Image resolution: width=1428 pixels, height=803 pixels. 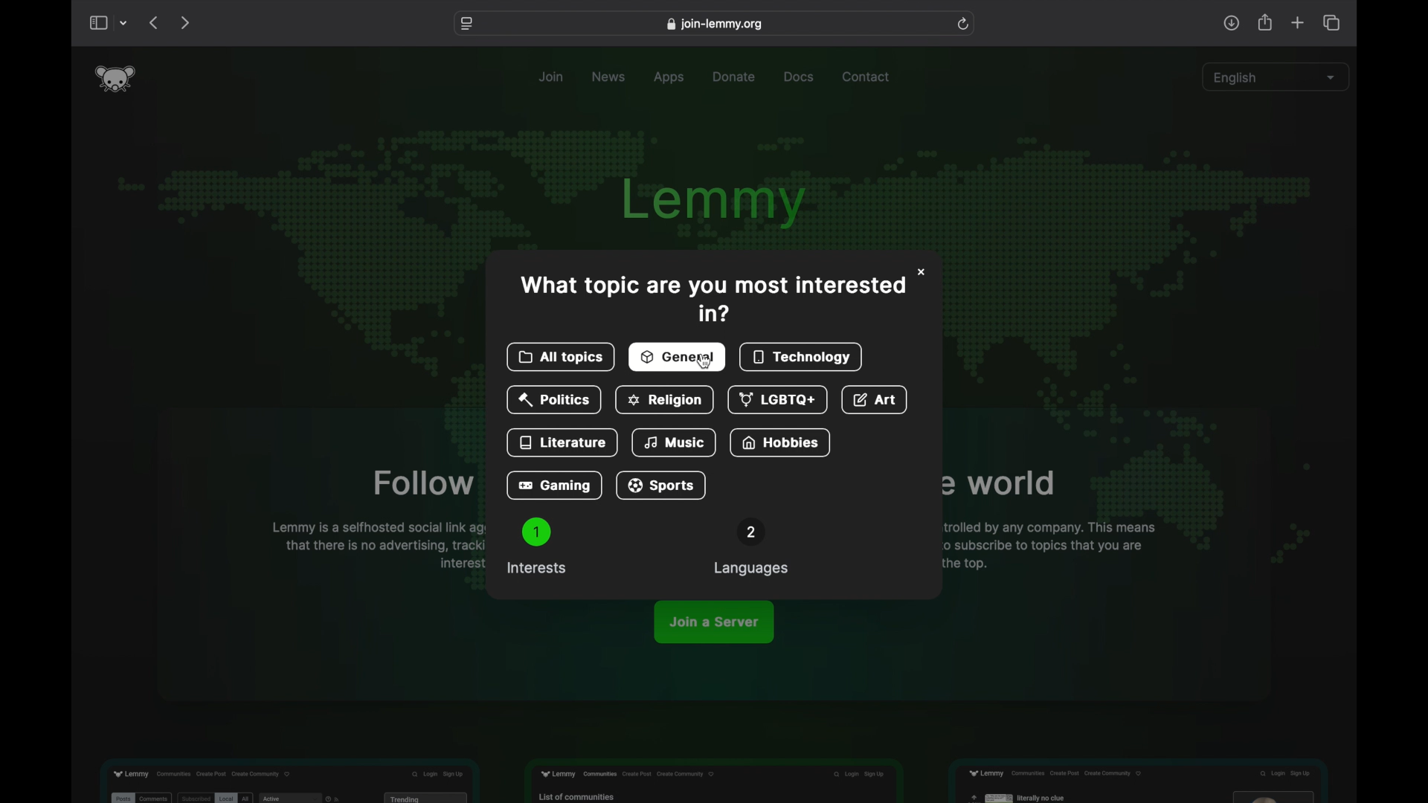 What do you see at coordinates (1049, 544) in the screenshot?
I see `obscure text` at bounding box center [1049, 544].